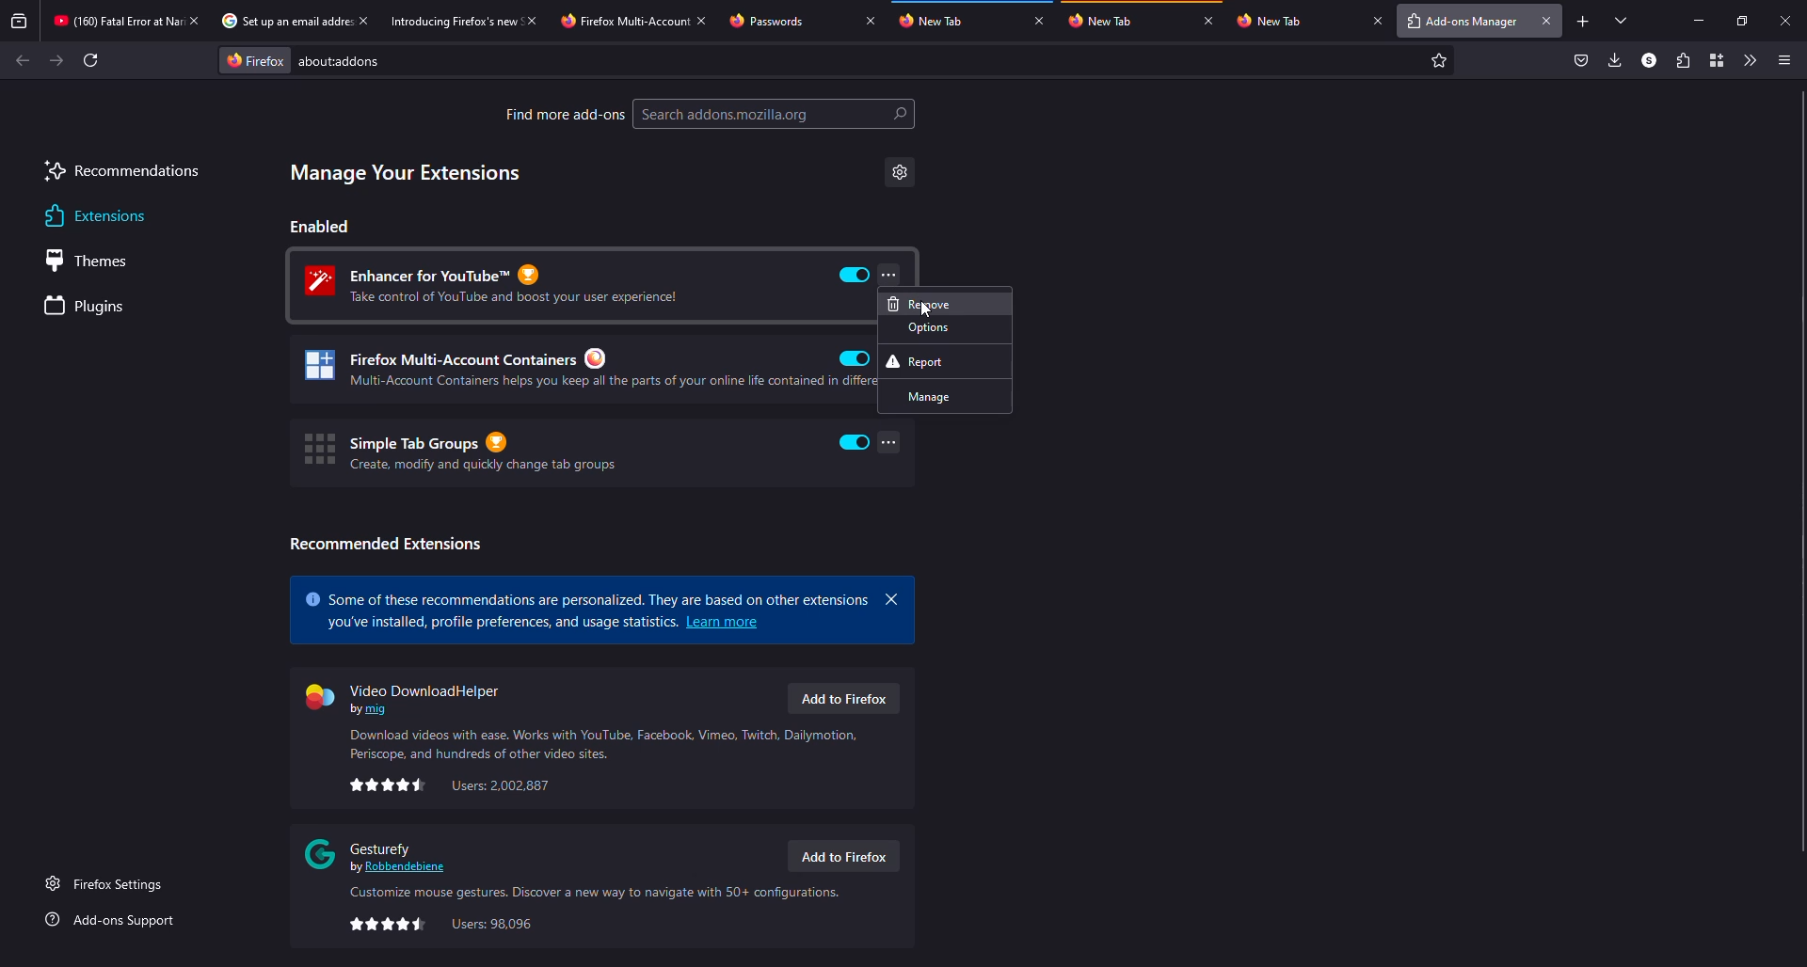 Image resolution: width=1807 pixels, height=967 pixels. Describe the element at coordinates (1547, 21) in the screenshot. I see `close` at that location.